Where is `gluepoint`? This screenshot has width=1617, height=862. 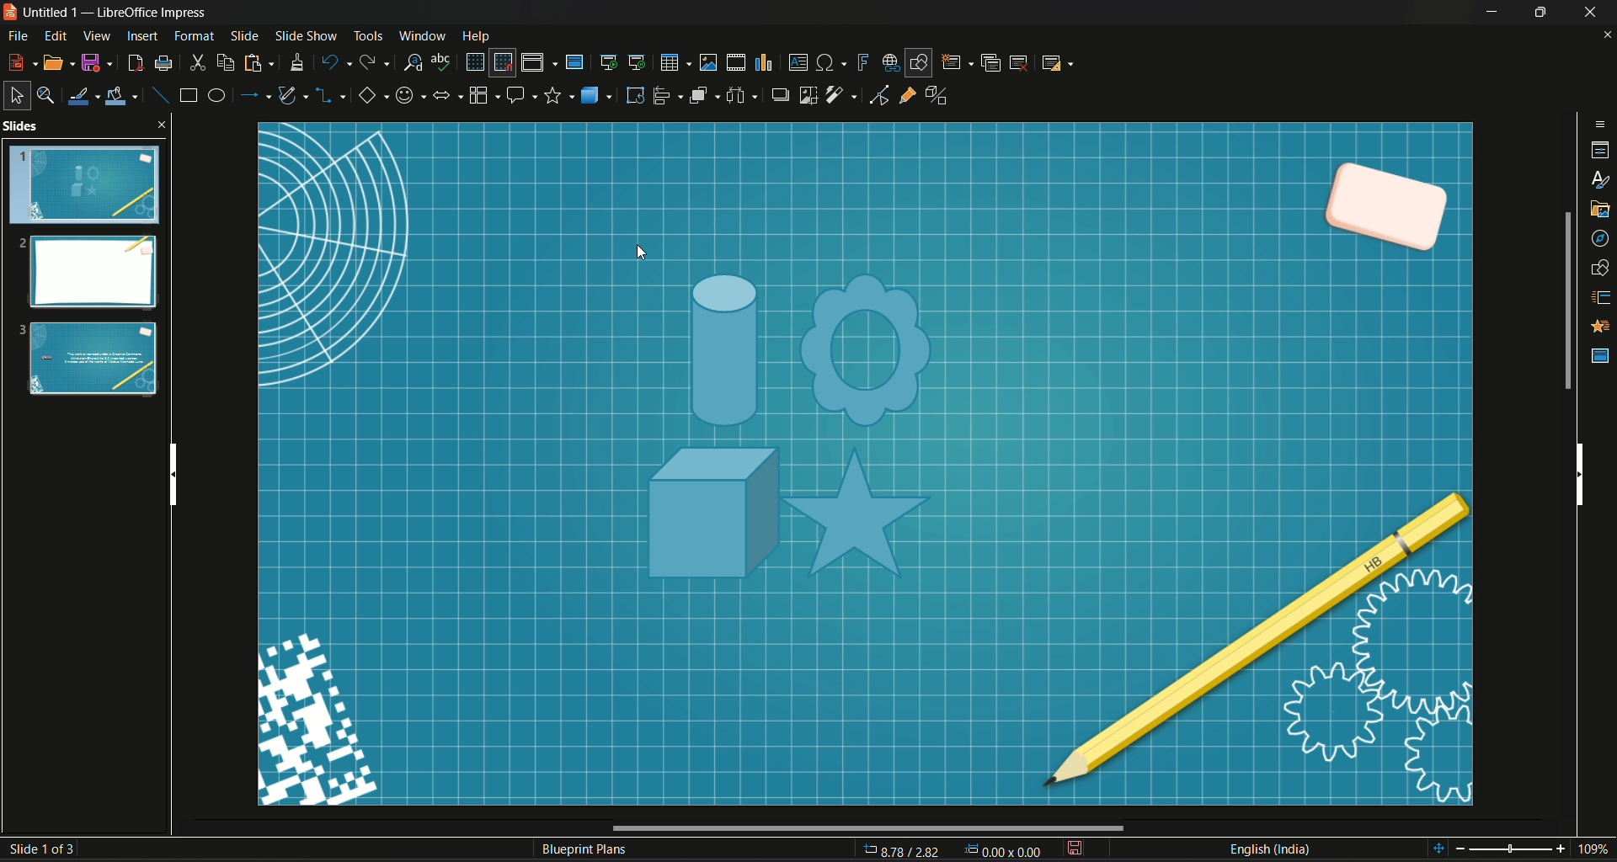
gluepoint is located at coordinates (907, 93).